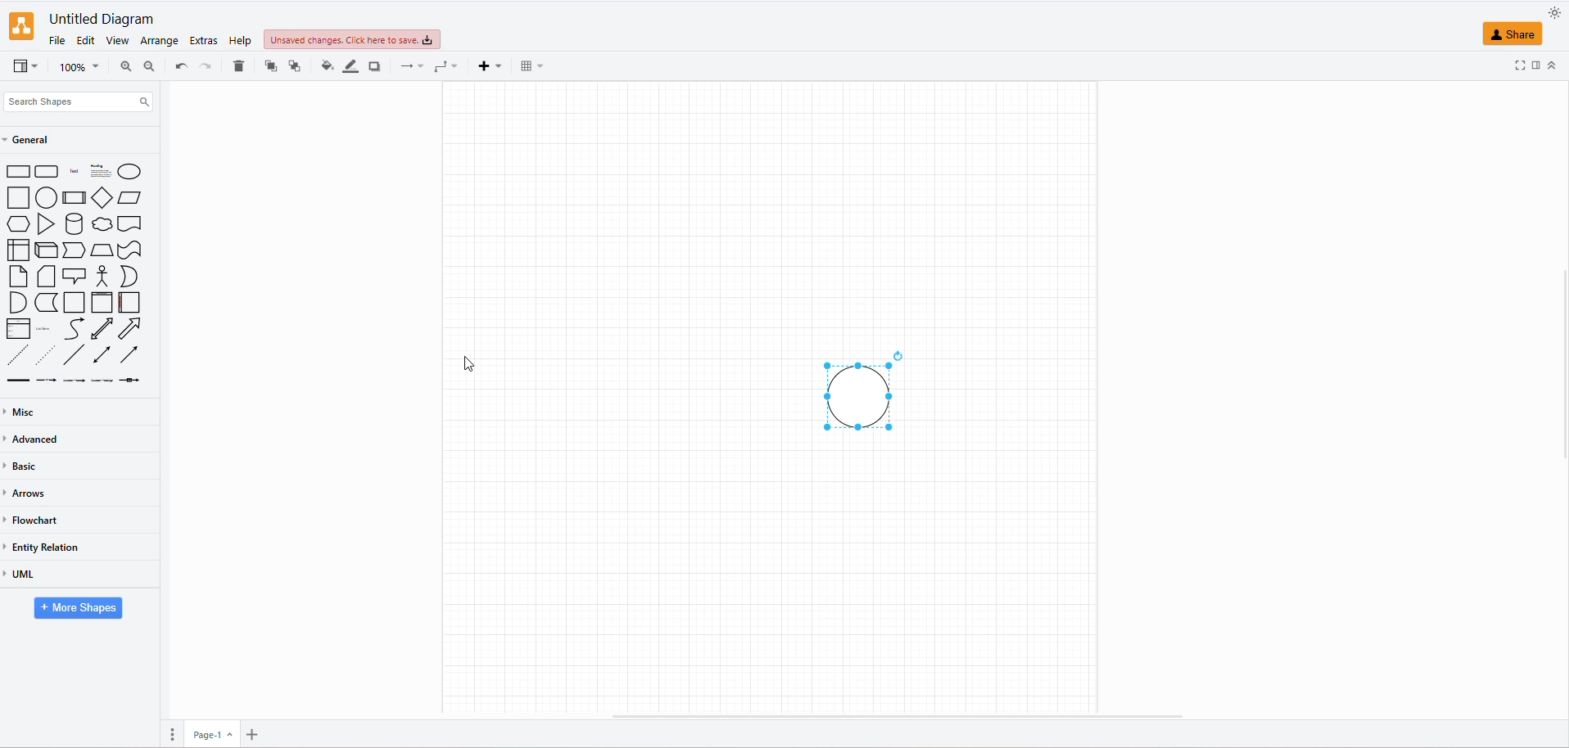 This screenshot has width=1569, height=748. What do you see at coordinates (131, 250) in the screenshot?
I see `TAPE` at bounding box center [131, 250].